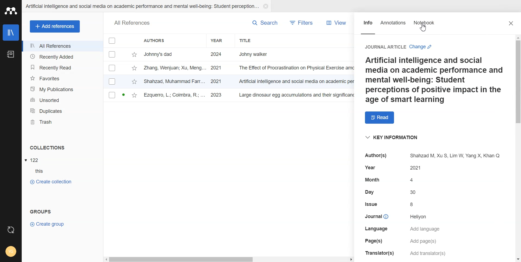 This screenshot has width=521, height=262. What do you see at coordinates (134, 96) in the screenshot?
I see `star` at bounding box center [134, 96].